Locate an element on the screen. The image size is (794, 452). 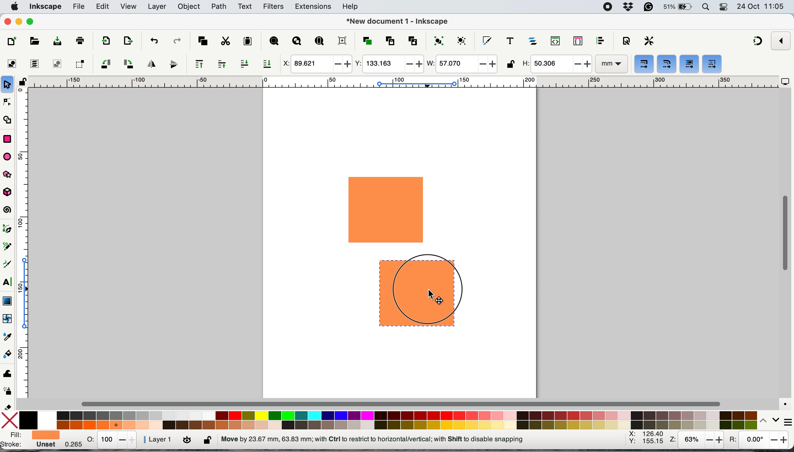
when scaling rectangles scale the radii of rounded corners is located at coordinates (666, 65).